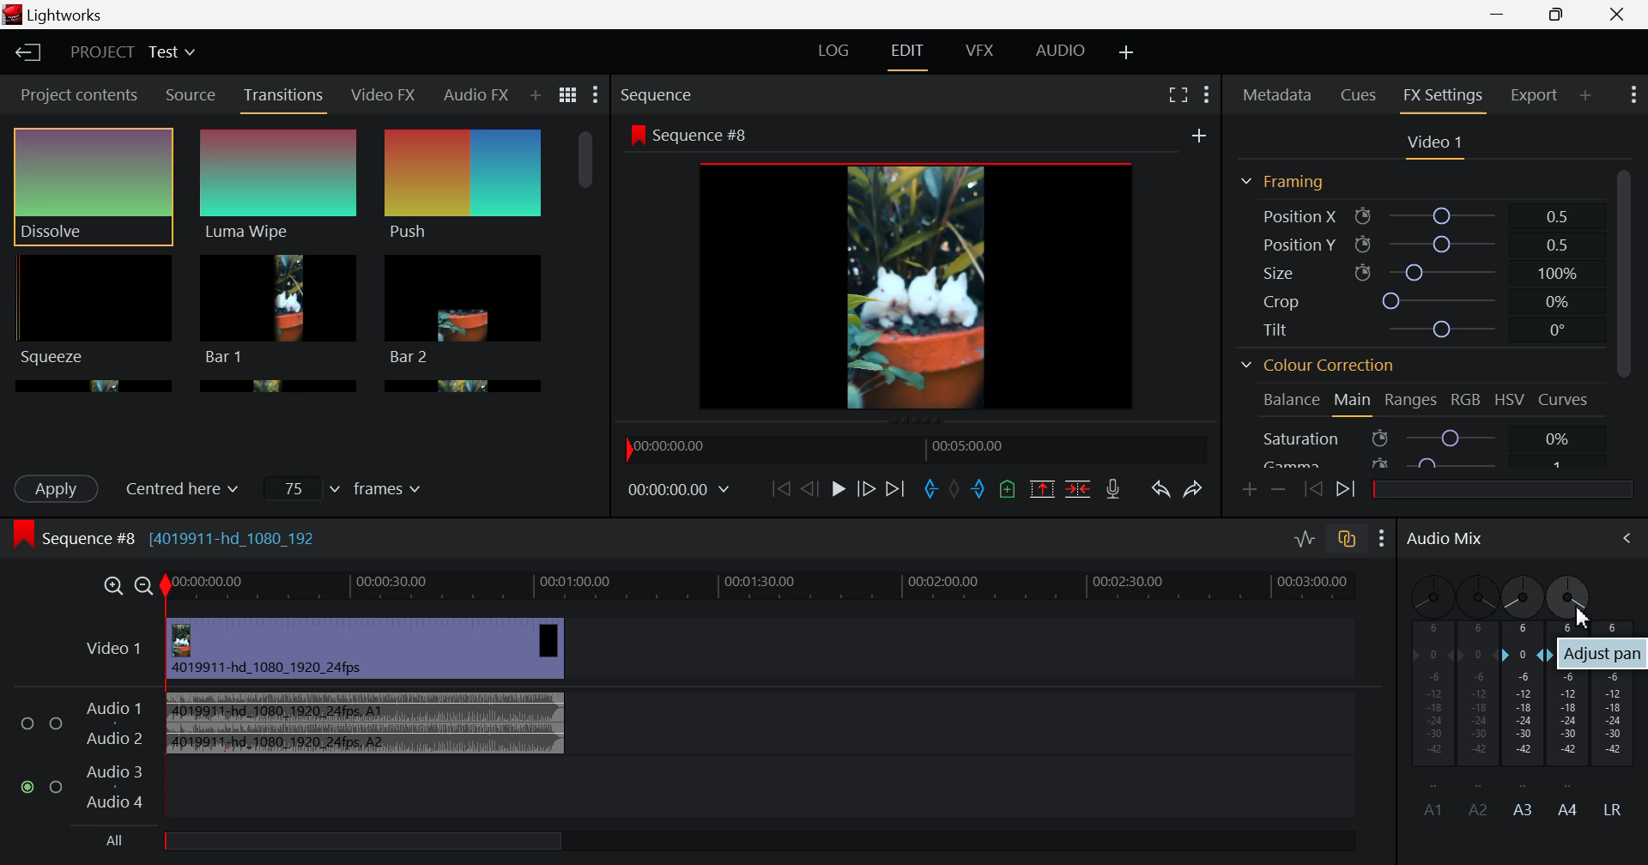 This screenshot has height=865, width=1648. I want to click on Frames Input, so click(347, 487).